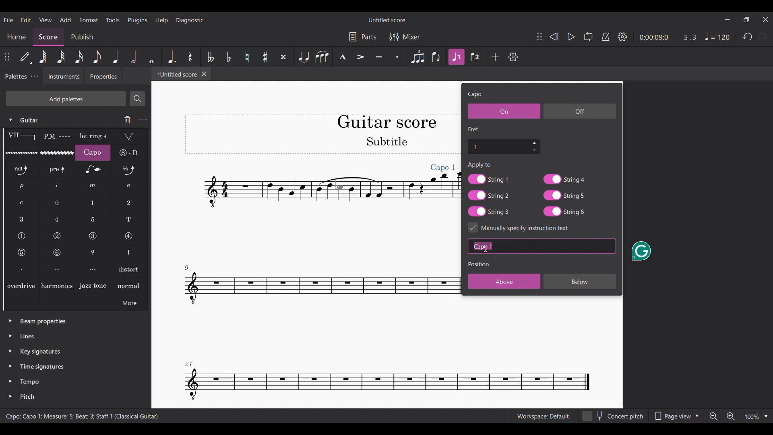  Describe the element at coordinates (483, 246) in the screenshot. I see `Typing in instructions` at that location.